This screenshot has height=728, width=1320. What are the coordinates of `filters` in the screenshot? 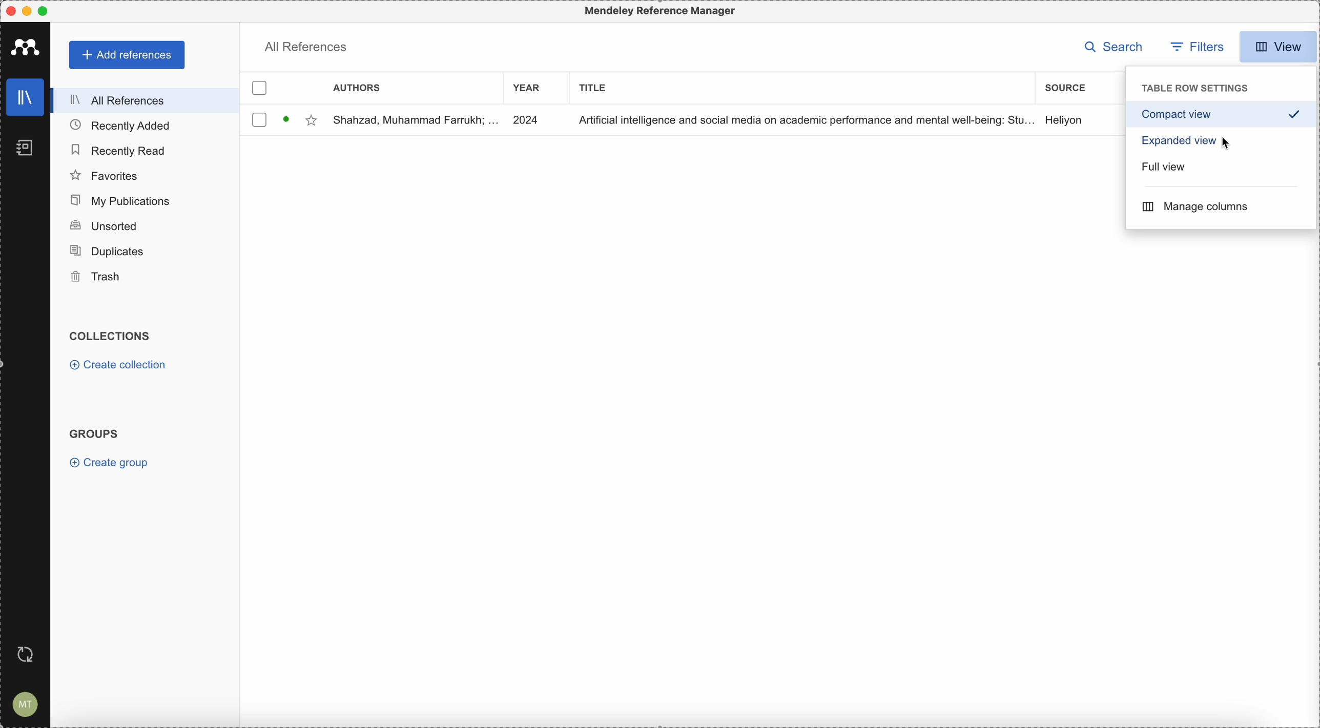 It's located at (1199, 47).